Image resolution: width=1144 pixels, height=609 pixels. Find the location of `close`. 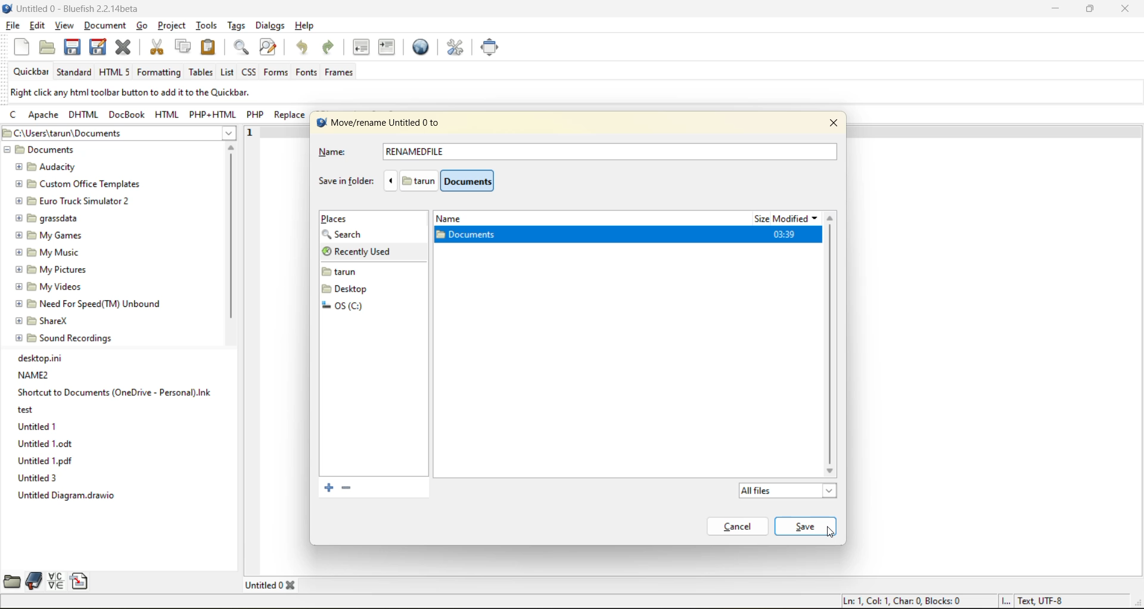

close is located at coordinates (1127, 8).